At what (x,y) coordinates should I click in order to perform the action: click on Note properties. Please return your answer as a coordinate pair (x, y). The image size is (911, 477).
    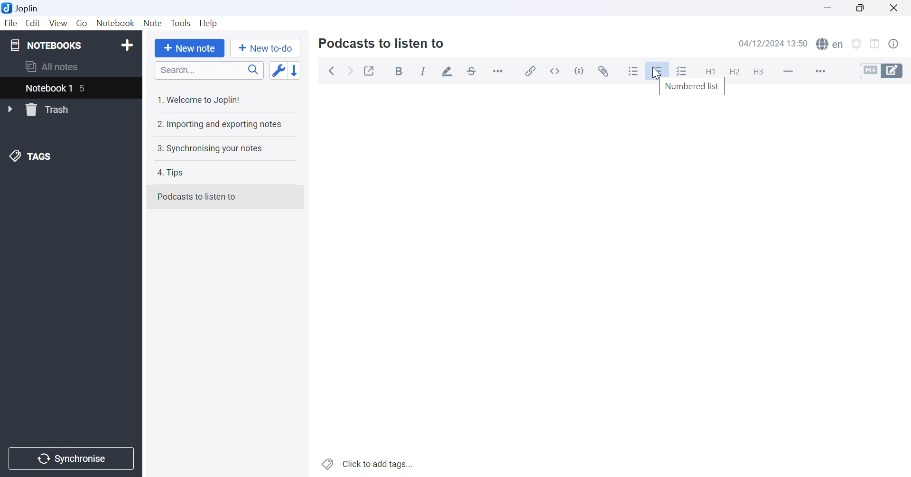
    Looking at the image, I should click on (899, 46).